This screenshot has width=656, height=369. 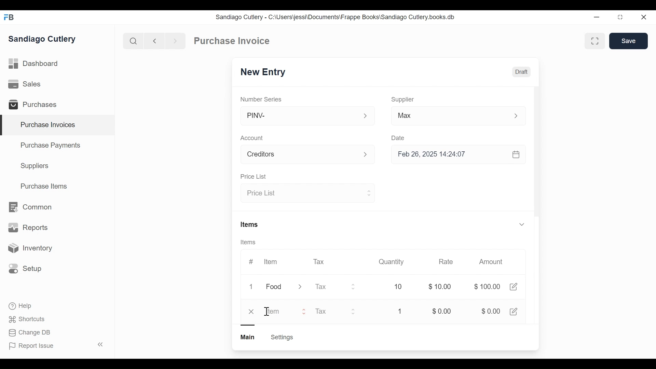 I want to click on Toggle between form and full view, so click(x=595, y=41).